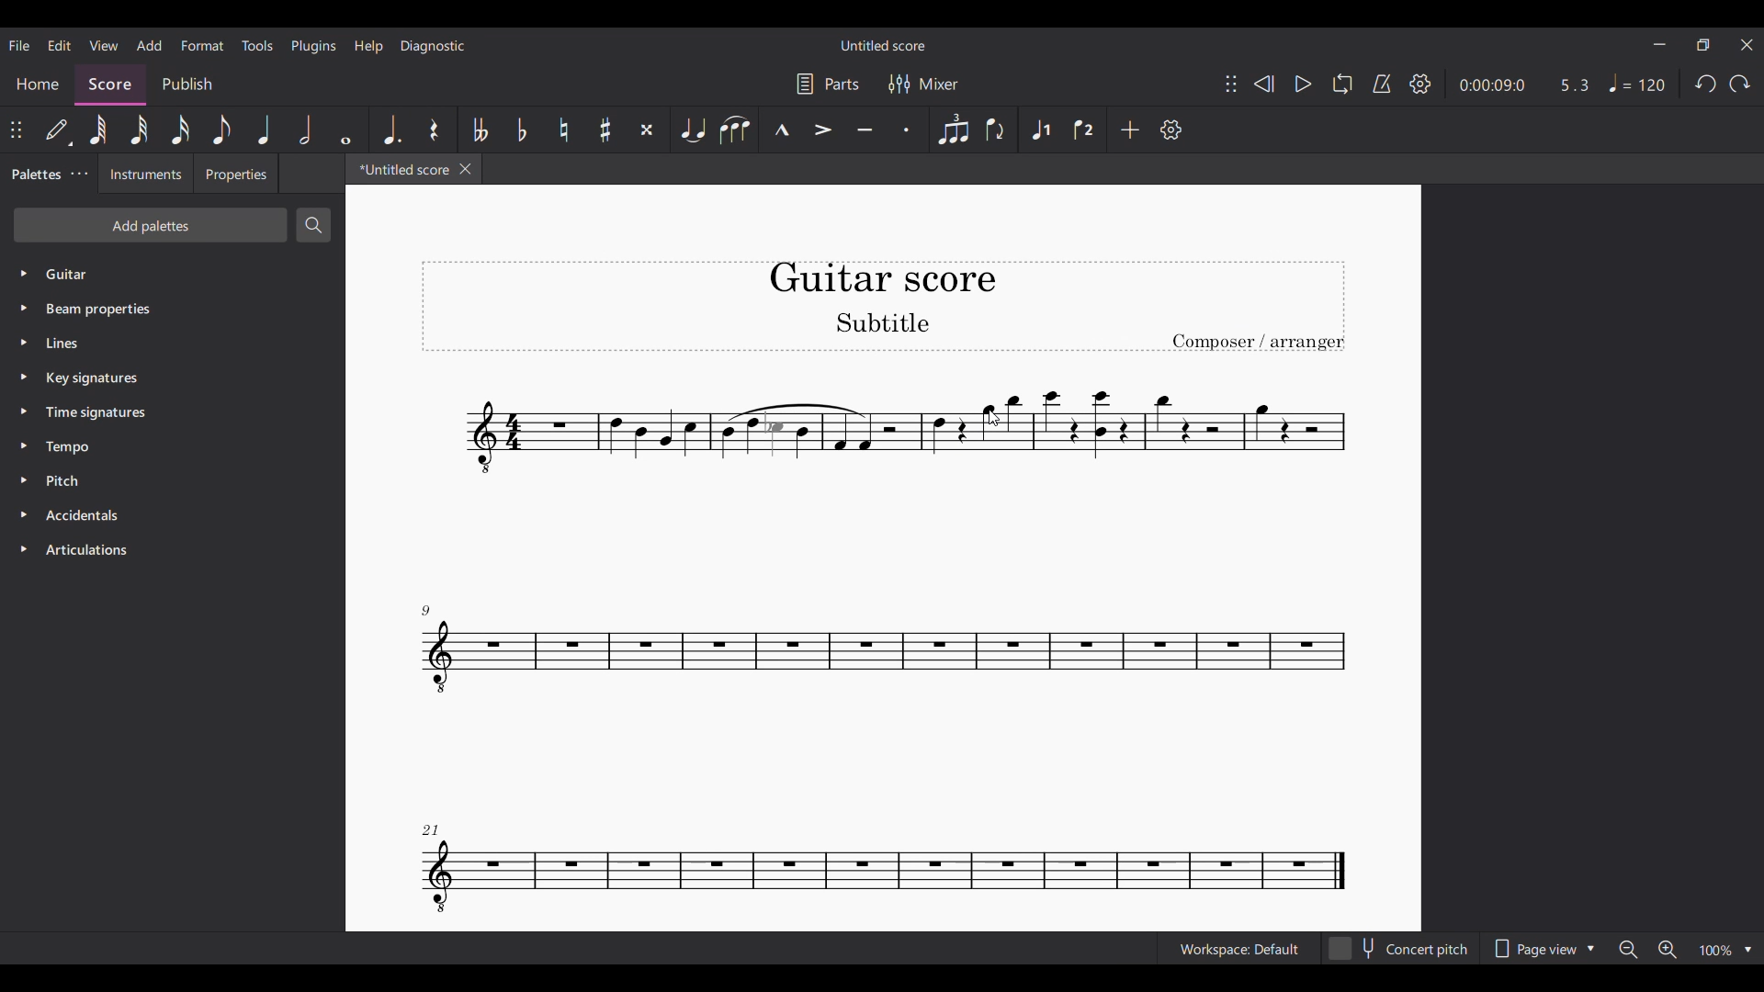 The image size is (1764, 992). What do you see at coordinates (368, 47) in the screenshot?
I see `Help menu` at bounding box center [368, 47].